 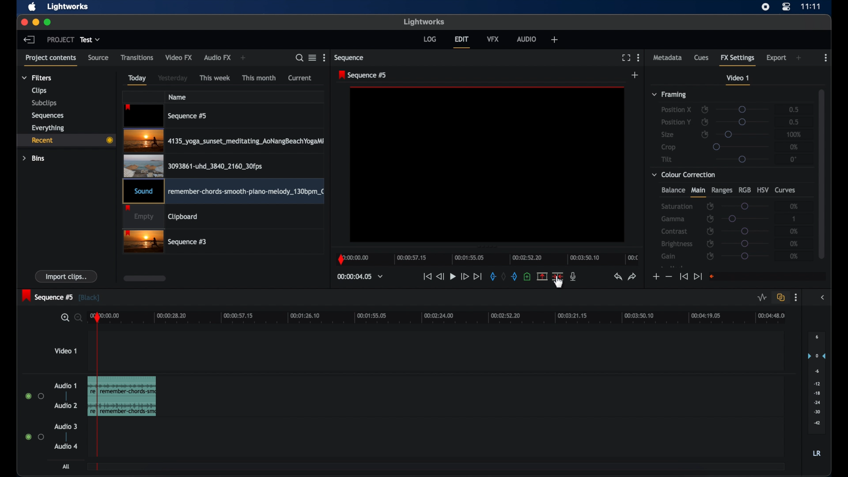 I want to click on zoom in, so click(x=63, y=318).